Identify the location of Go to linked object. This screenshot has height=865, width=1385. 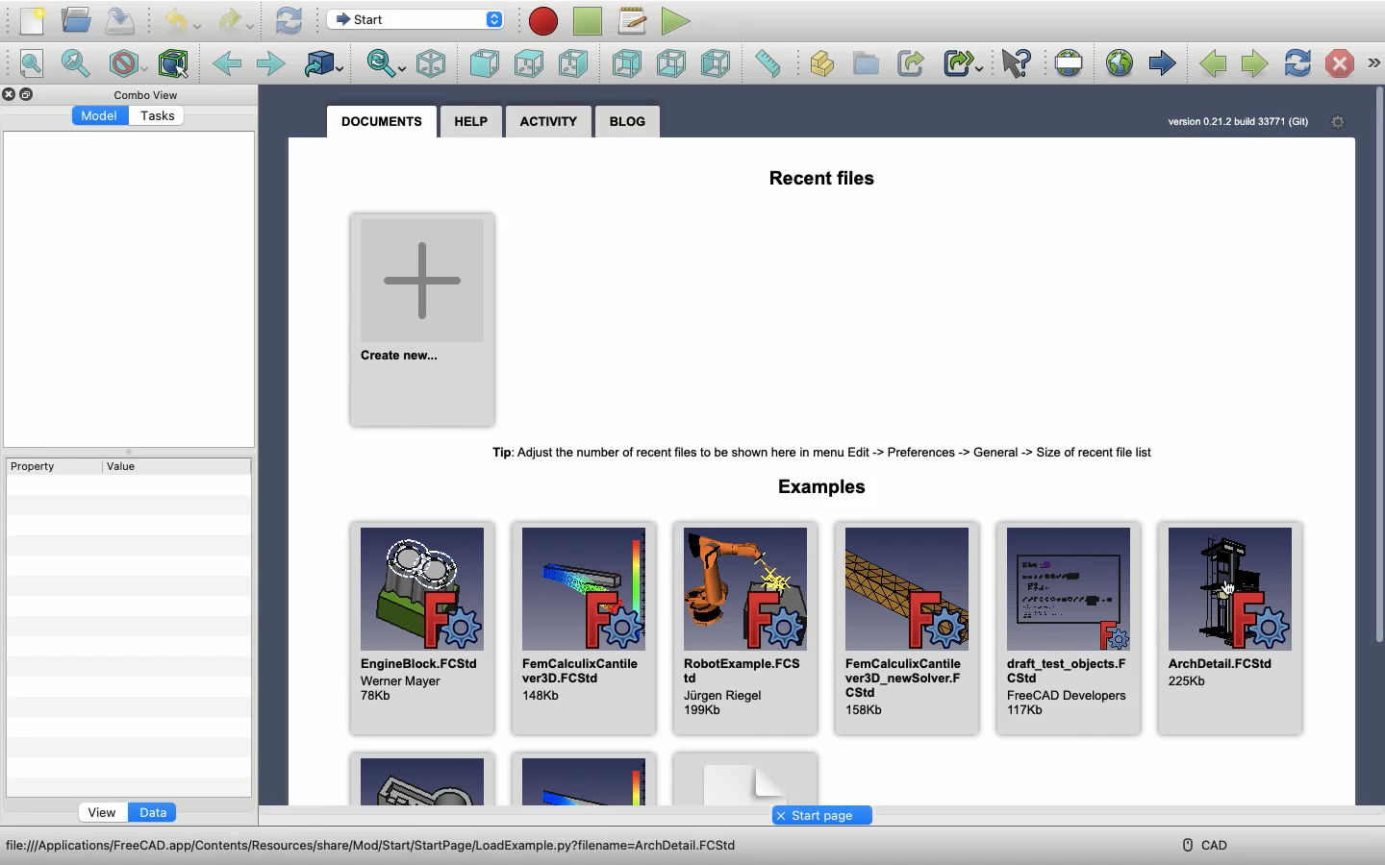
(323, 62).